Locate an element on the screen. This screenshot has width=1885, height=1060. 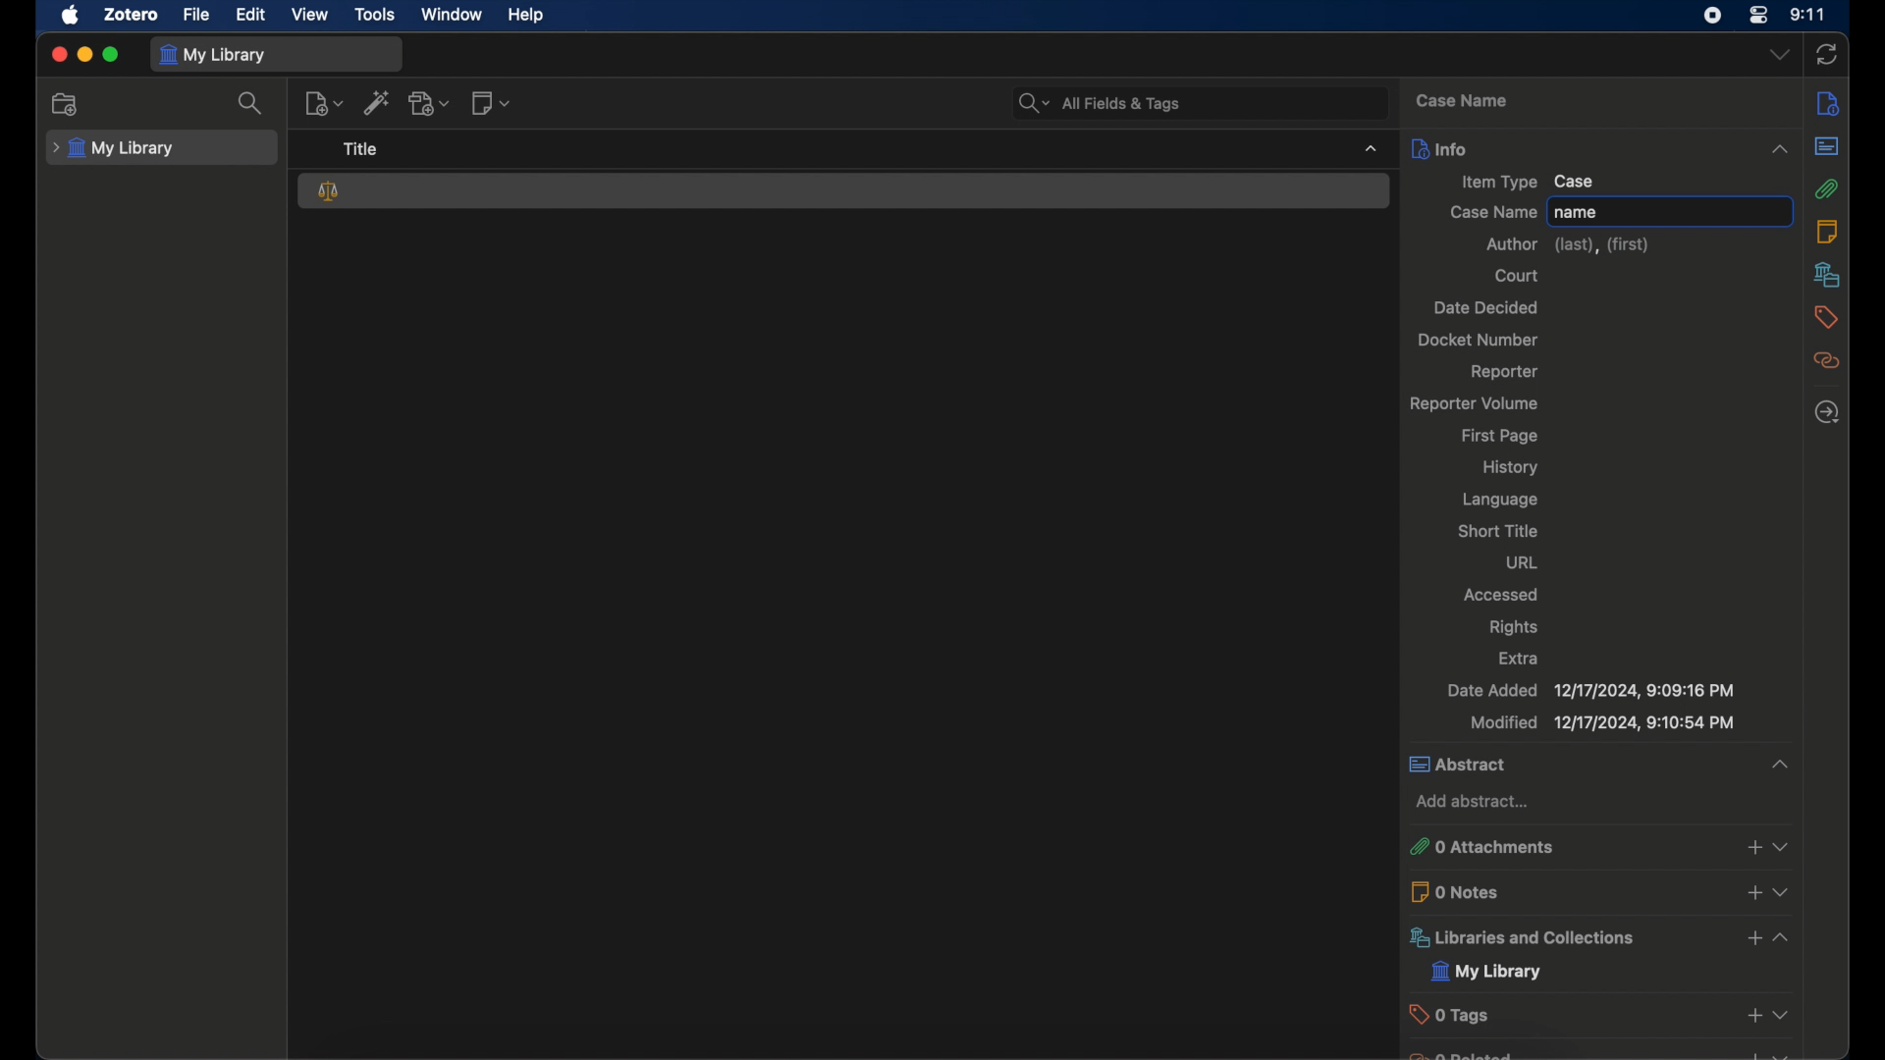
file is located at coordinates (196, 16).